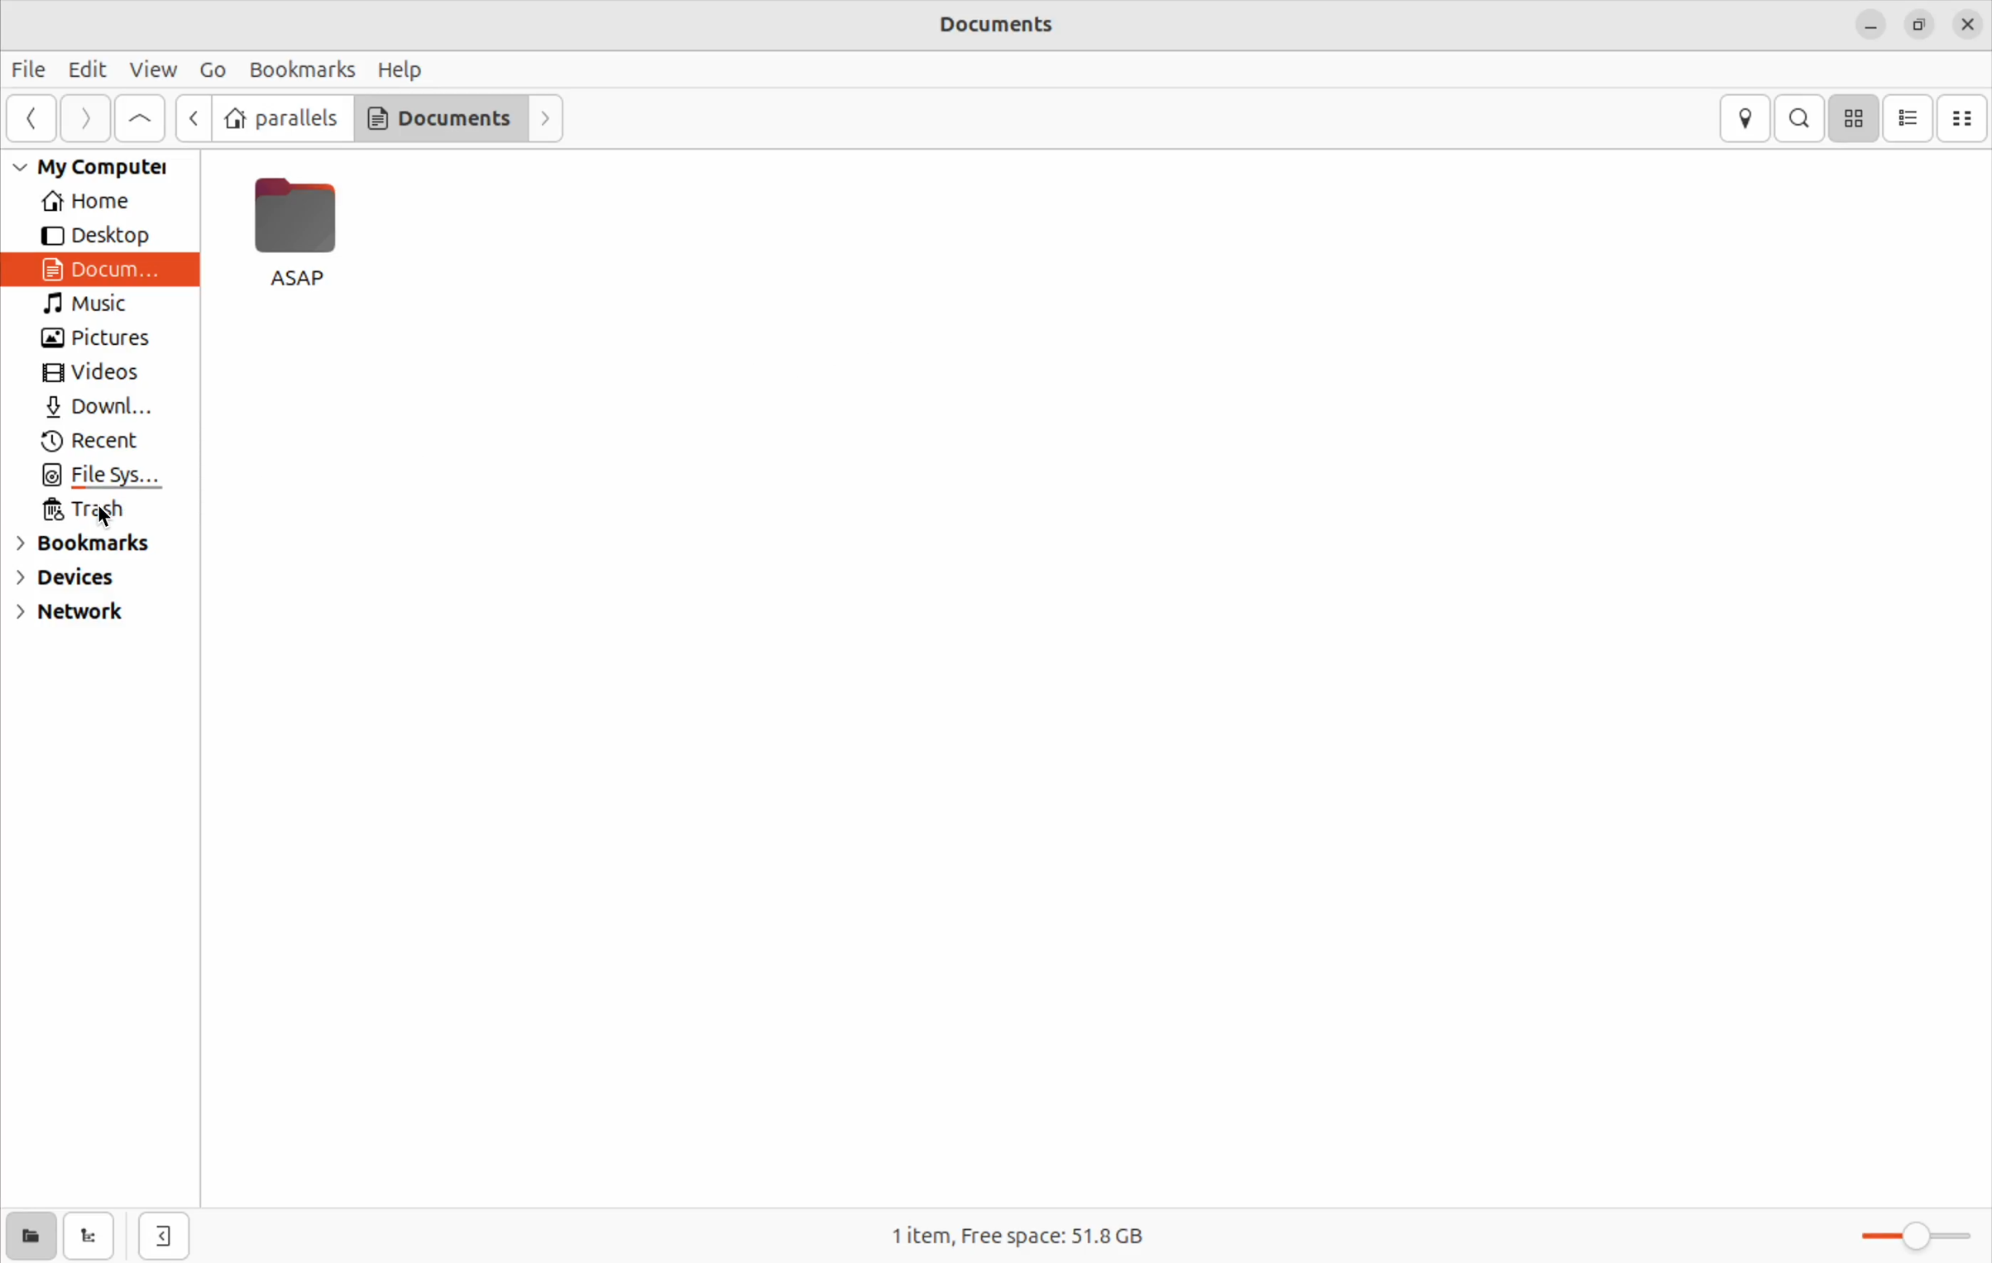 This screenshot has width=1992, height=1263. What do you see at coordinates (147, 69) in the screenshot?
I see `View` at bounding box center [147, 69].